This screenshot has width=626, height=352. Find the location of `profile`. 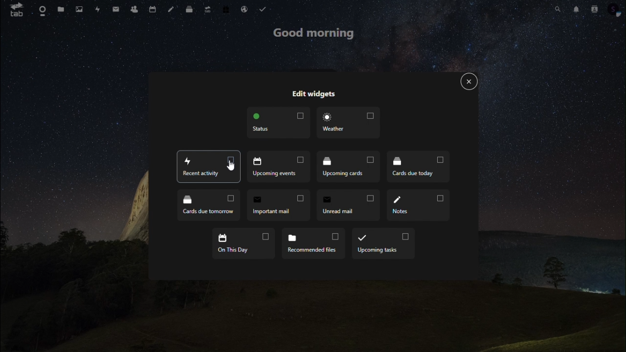

profile is located at coordinates (617, 14).